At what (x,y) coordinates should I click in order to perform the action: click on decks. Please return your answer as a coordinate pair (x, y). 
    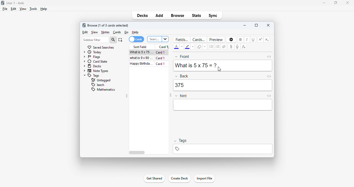
    Looking at the image, I should click on (92, 66).